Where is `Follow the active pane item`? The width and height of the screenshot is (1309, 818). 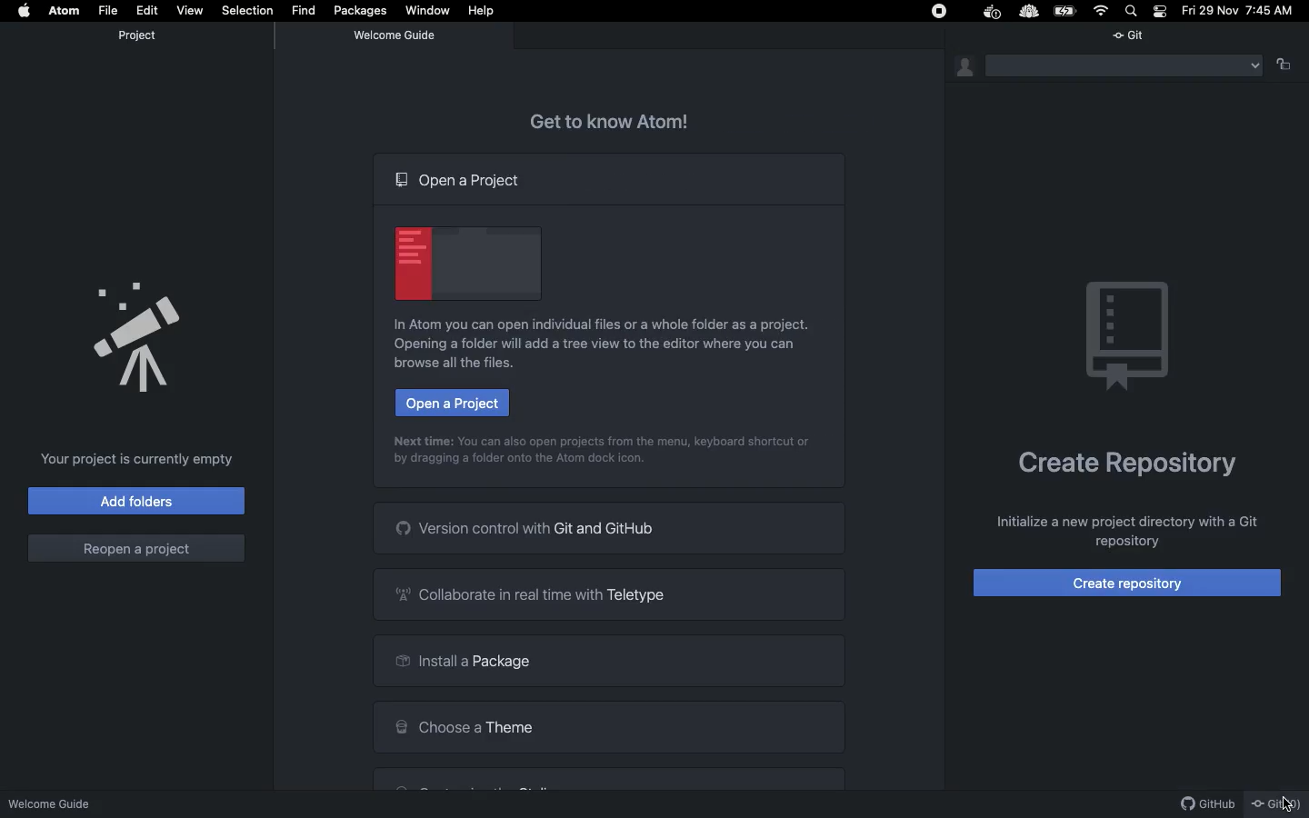 Follow the active pane item is located at coordinates (1288, 65).